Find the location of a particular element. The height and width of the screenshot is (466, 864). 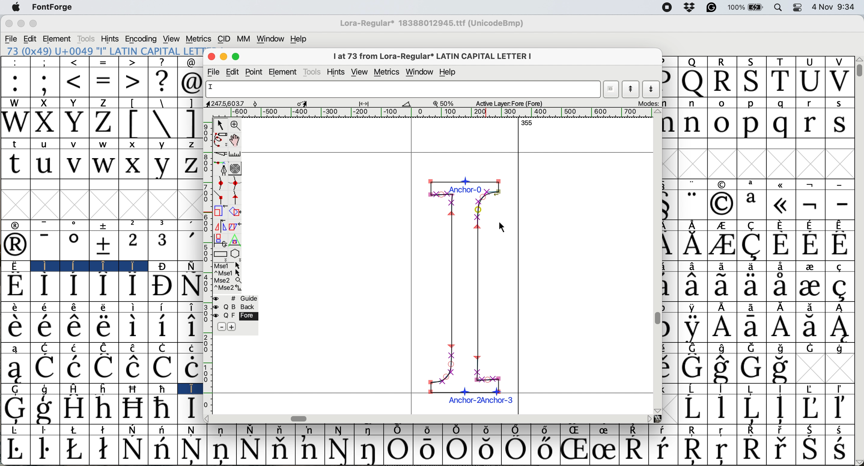

Symbol is located at coordinates (44, 327).